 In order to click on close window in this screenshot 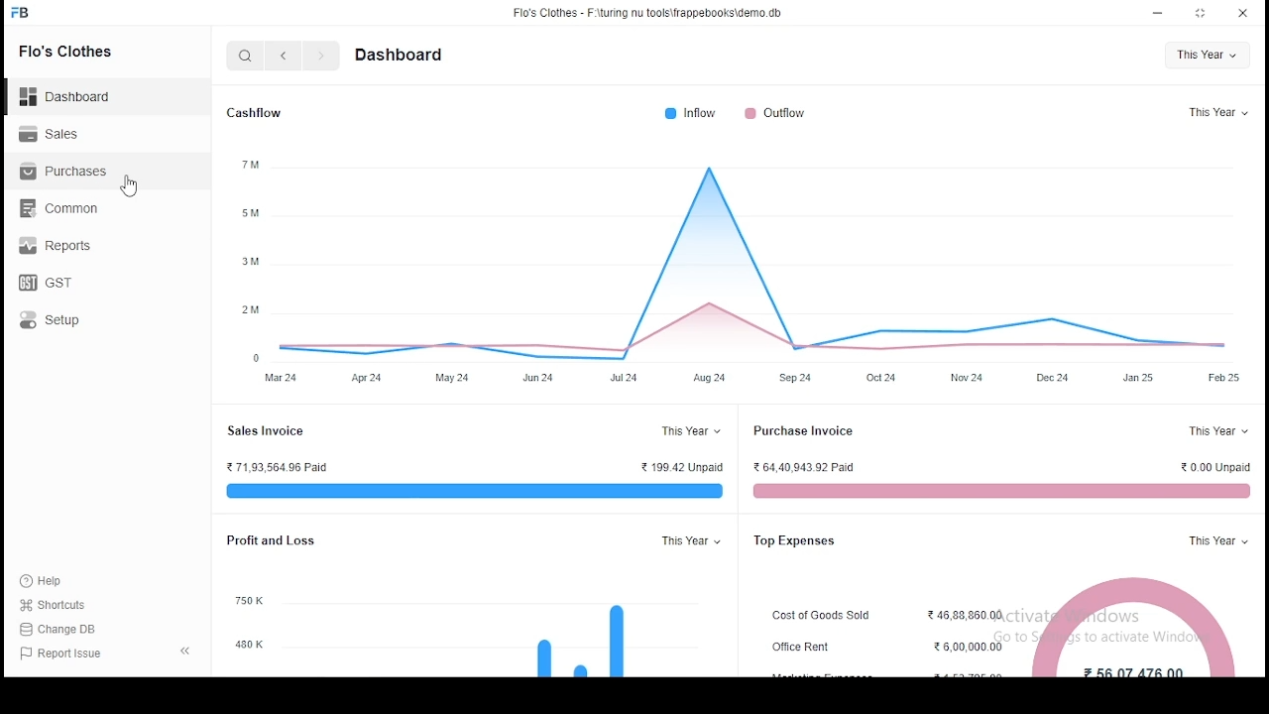, I will do `click(1243, 11)`.